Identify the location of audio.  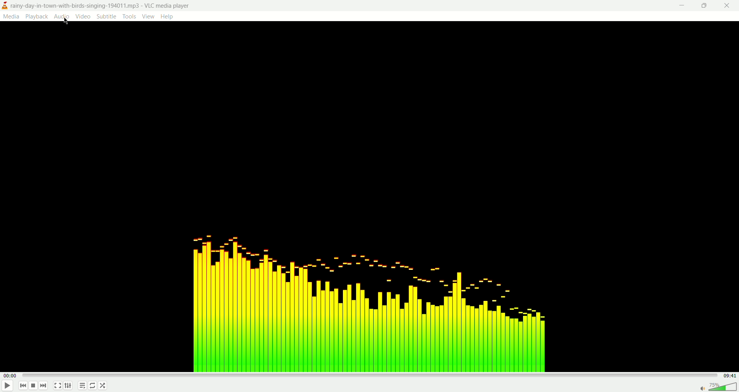
(63, 17).